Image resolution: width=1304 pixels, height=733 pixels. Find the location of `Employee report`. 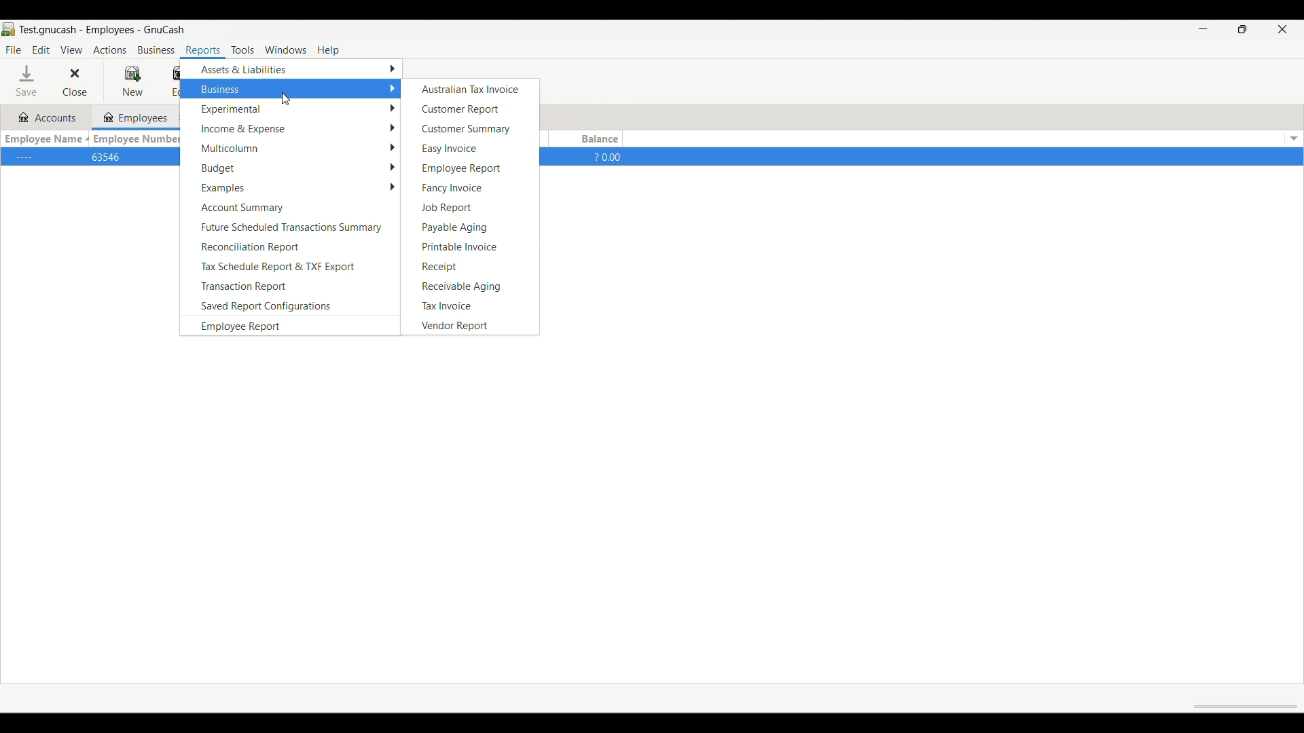

Employee report is located at coordinates (289, 326).